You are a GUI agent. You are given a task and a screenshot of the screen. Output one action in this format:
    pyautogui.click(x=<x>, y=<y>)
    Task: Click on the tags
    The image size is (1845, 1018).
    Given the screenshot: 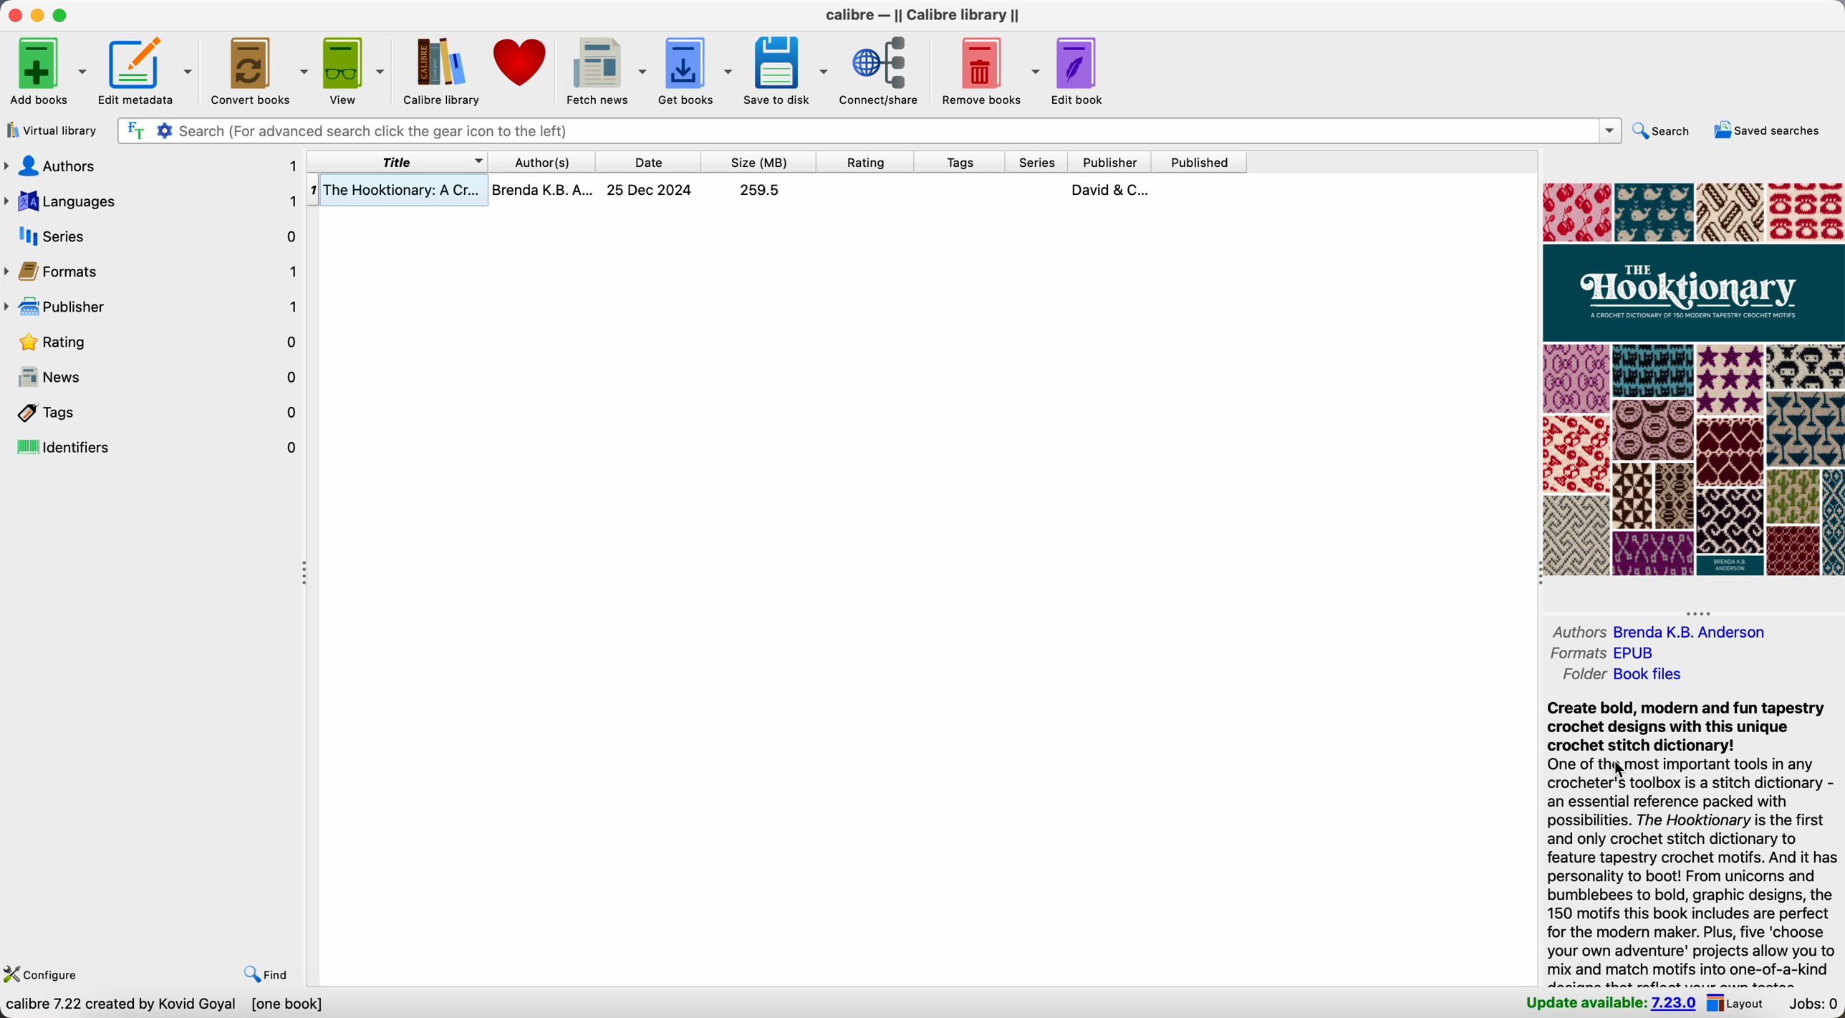 What is the action you would take?
    pyautogui.click(x=960, y=161)
    